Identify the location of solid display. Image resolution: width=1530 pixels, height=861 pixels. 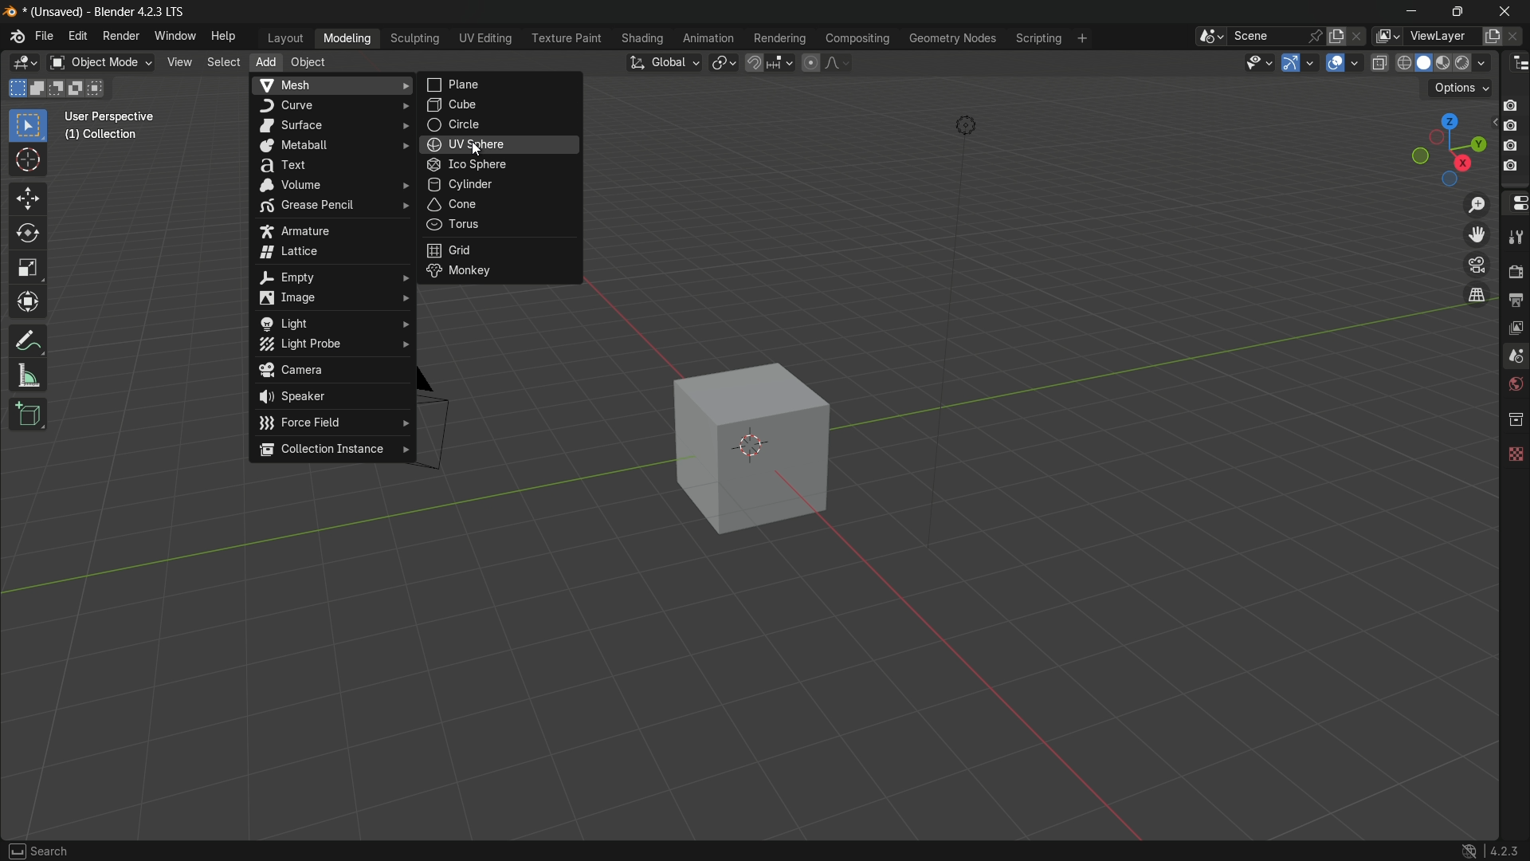
(1424, 62).